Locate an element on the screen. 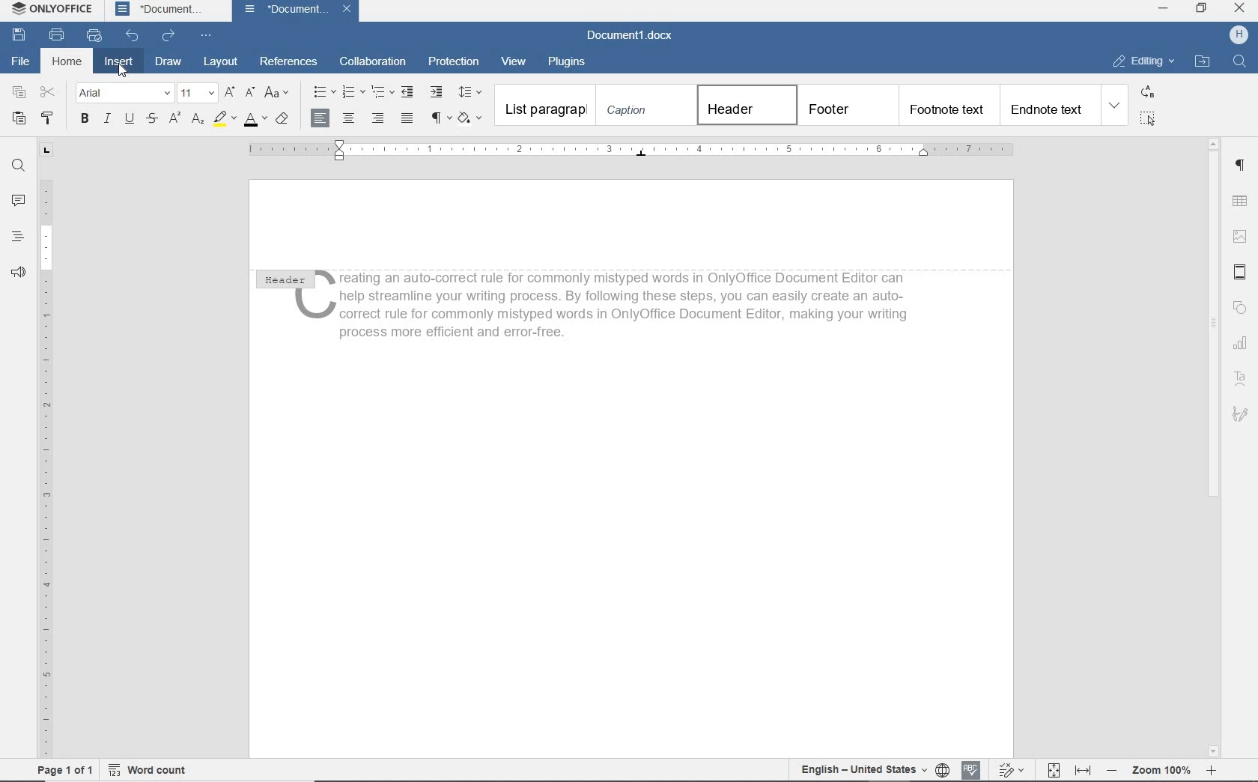 This screenshot has height=782, width=1258. HIGHLIGHT COLOR is located at coordinates (226, 118).